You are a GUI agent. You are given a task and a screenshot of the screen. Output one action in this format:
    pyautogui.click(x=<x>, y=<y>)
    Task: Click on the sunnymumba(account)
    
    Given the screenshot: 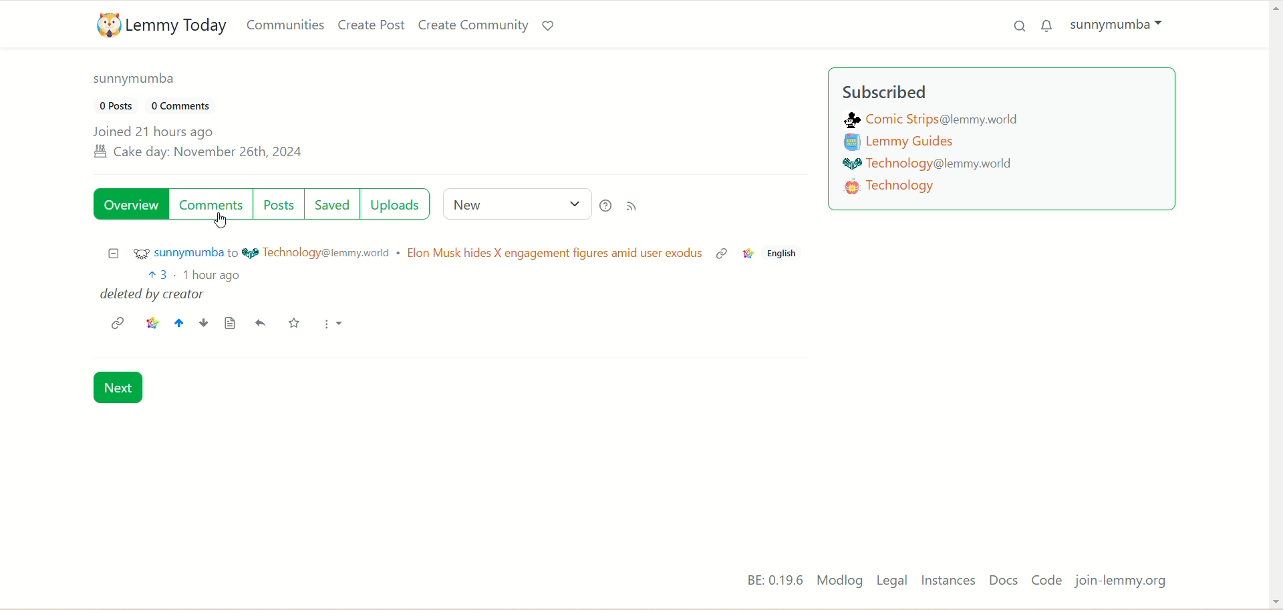 What is the action you would take?
    pyautogui.click(x=1122, y=27)
    